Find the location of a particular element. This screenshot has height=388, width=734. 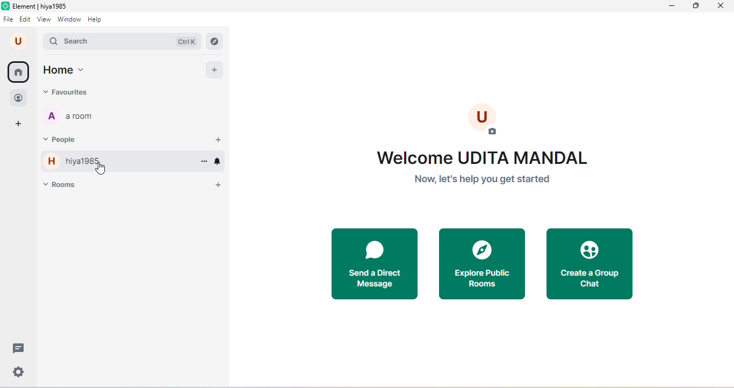

window is located at coordinates (70, 20).